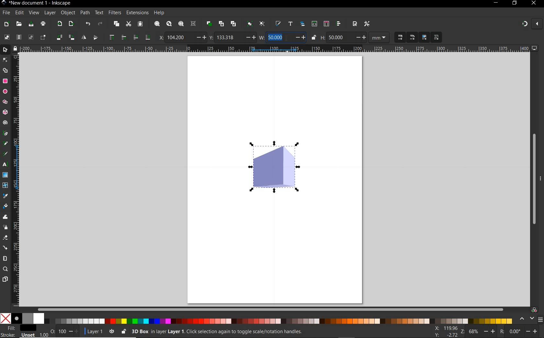 The width and height of the screenshot is (544, 338). What do you see at coordinates (5, 217) in the screenshot?
I see `tweak tool` at bounding box center [5, 217].